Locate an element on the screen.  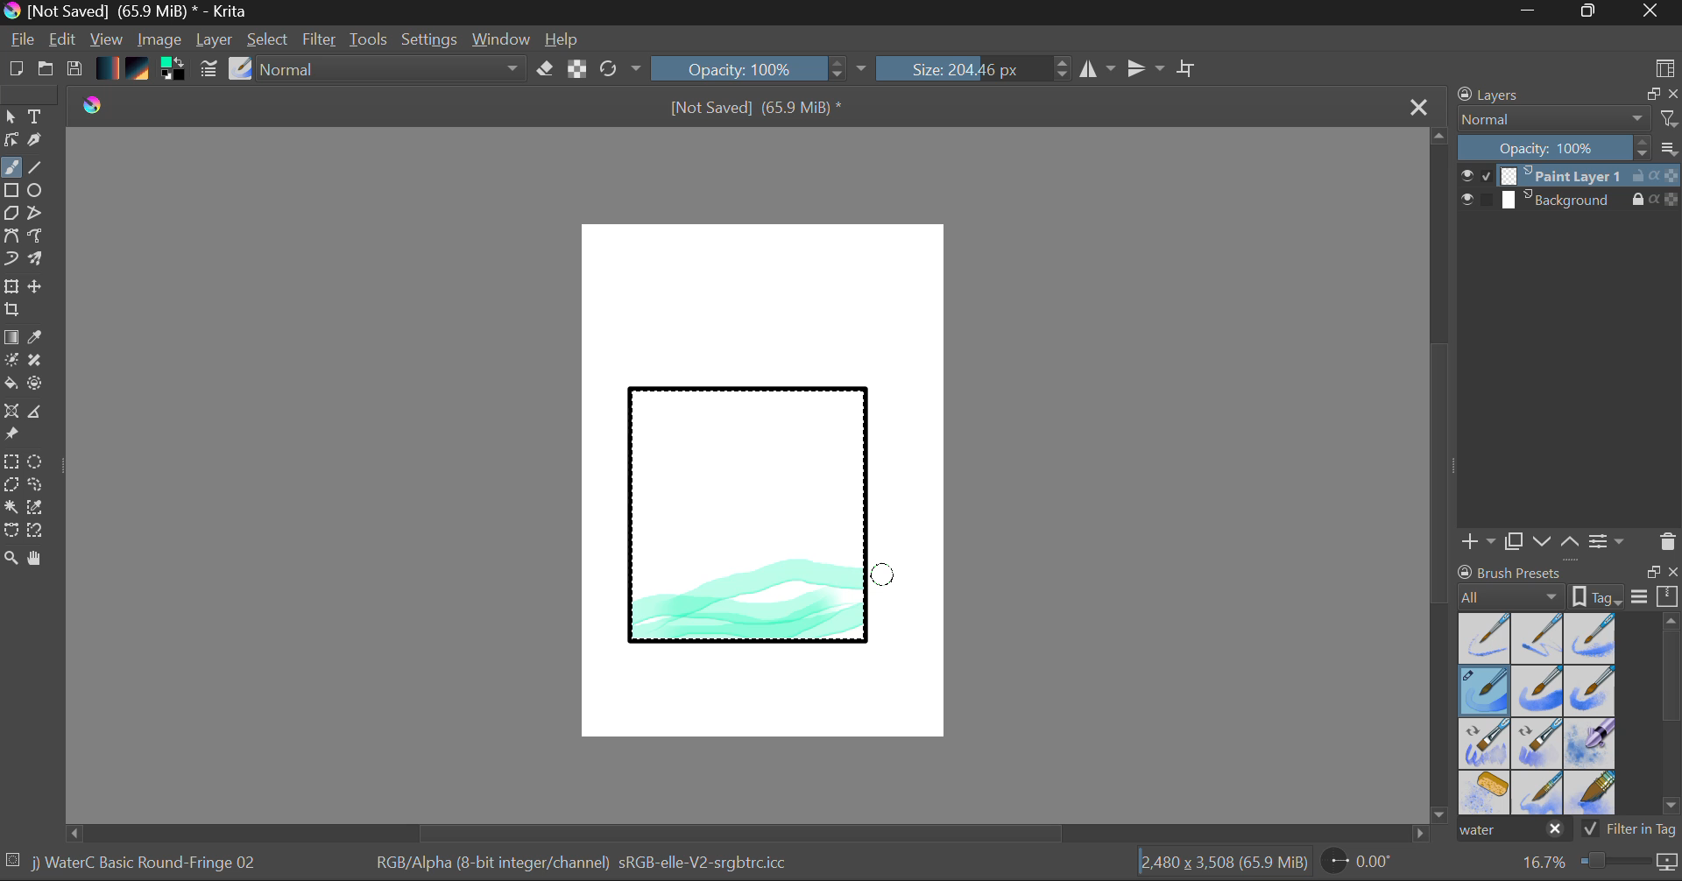
File Name & Size is located at coordinates (757, 109).